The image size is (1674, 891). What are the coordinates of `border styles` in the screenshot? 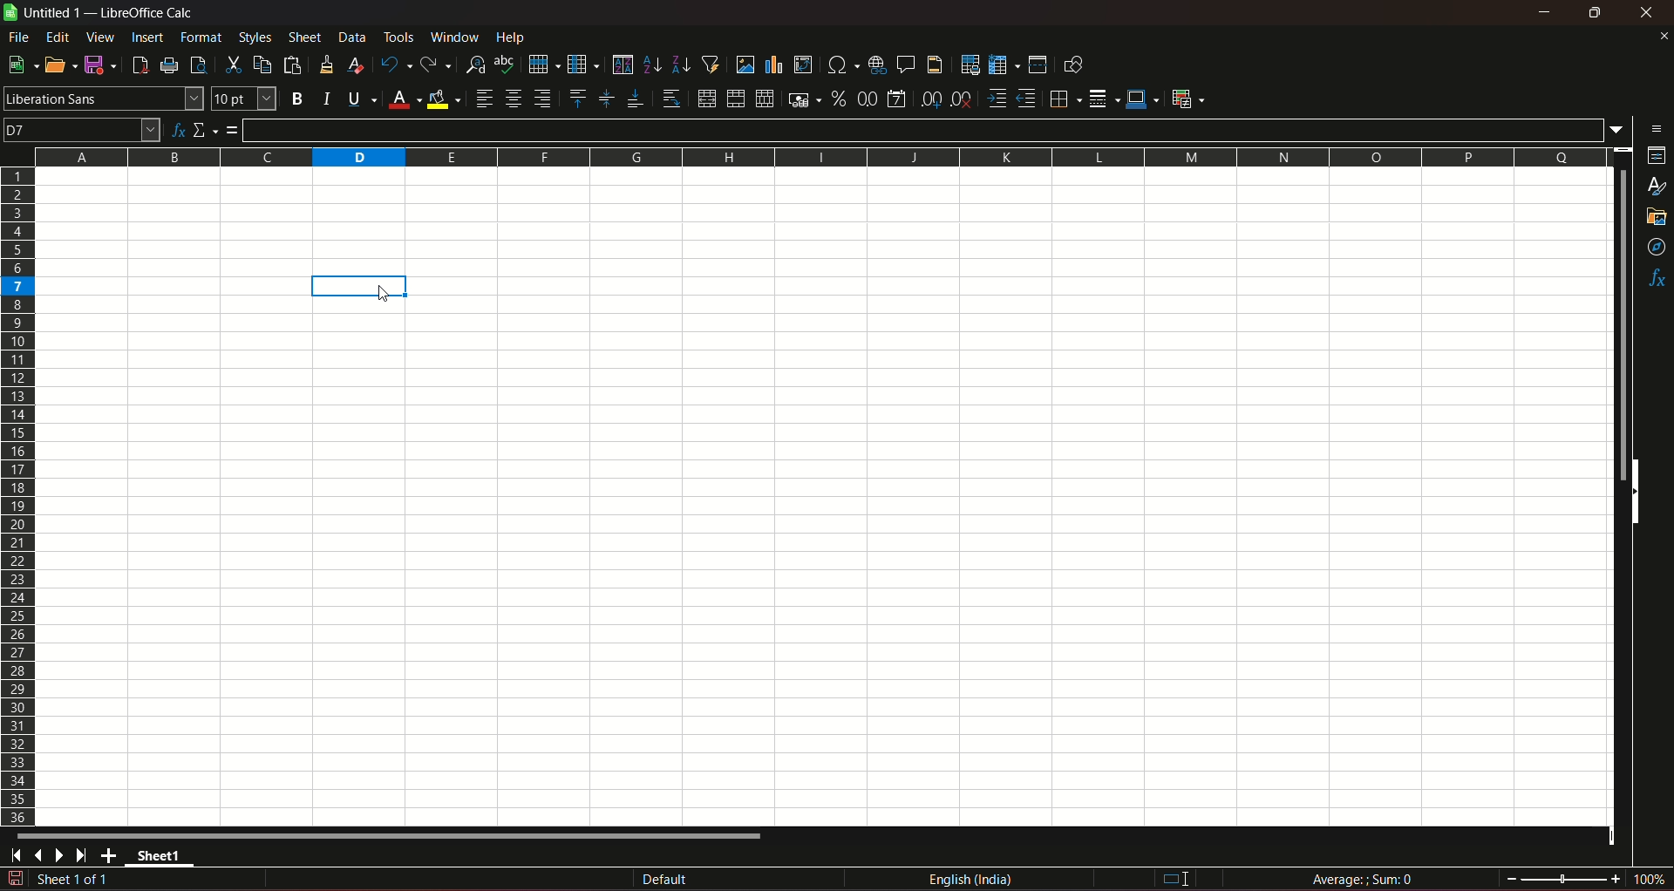 It's located at (1102, 99).